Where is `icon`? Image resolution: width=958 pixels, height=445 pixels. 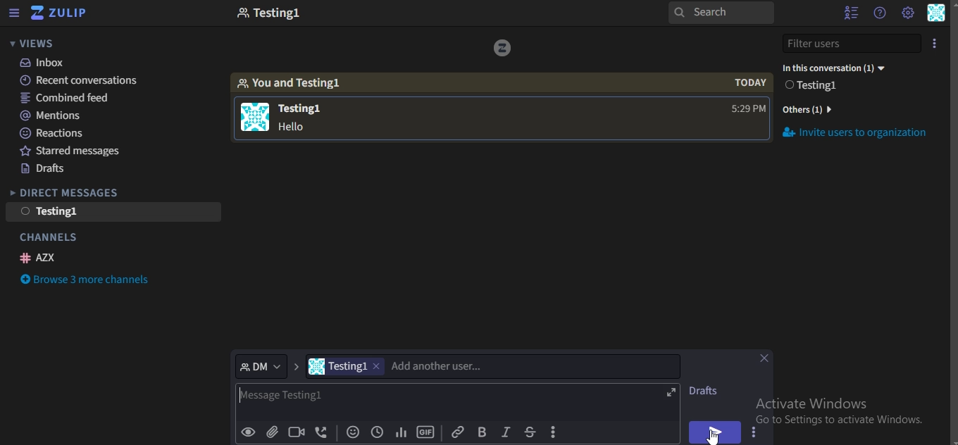 icon is located at coordinates (935, 42).